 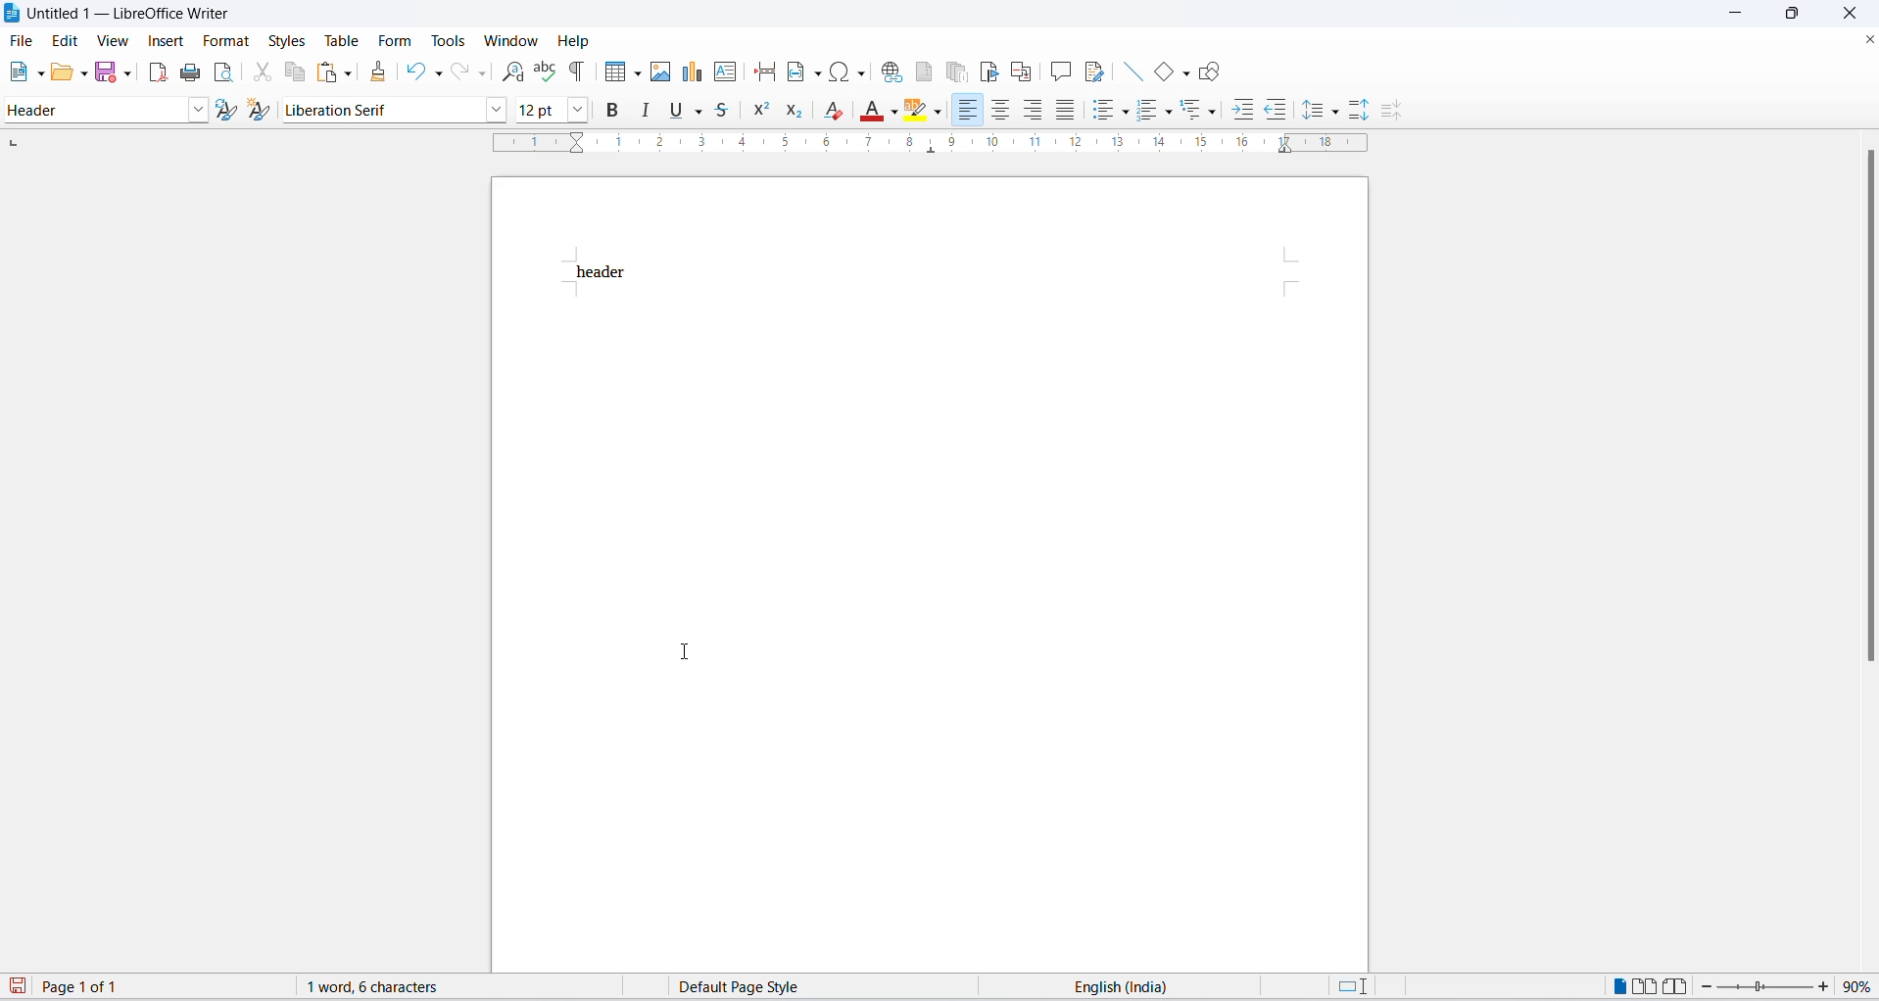 What do you see at coordinates (675, 113) in the screenshot?
I see `underline` at bounding box center [675, 113].